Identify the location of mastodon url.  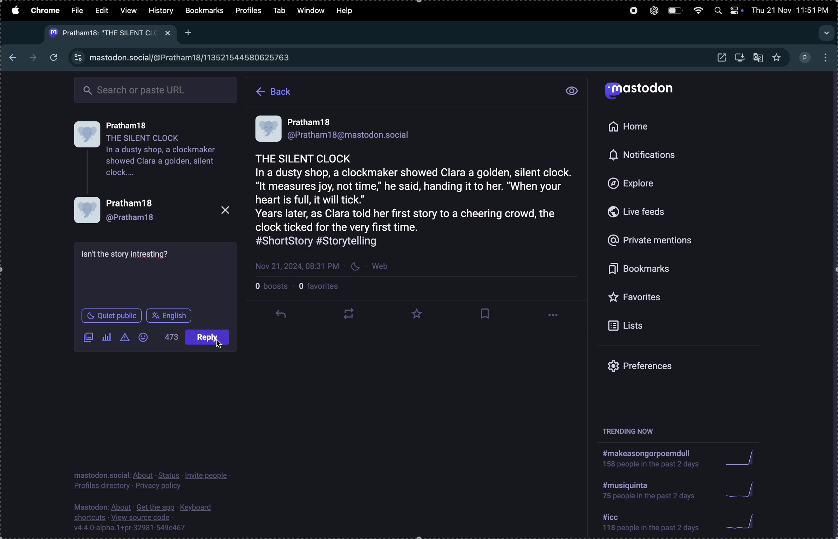
(193, 58).